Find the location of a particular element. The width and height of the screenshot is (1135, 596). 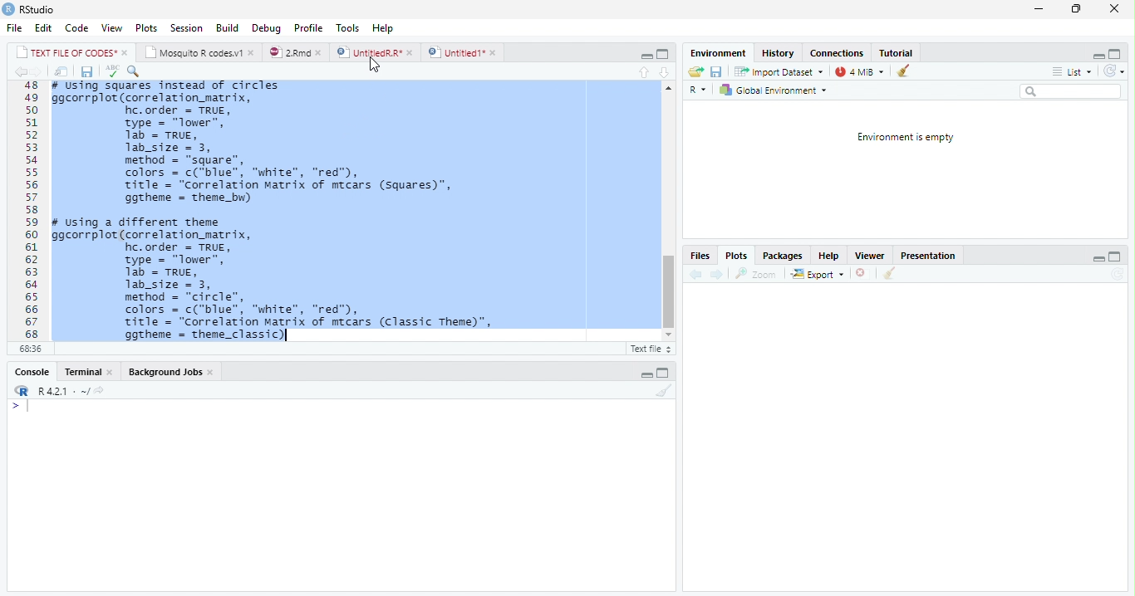

Help is located at coordinates (383, 27).